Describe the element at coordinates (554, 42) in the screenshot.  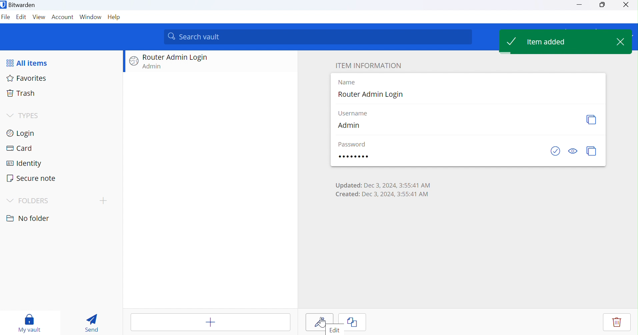
I see `Item added` at that location.